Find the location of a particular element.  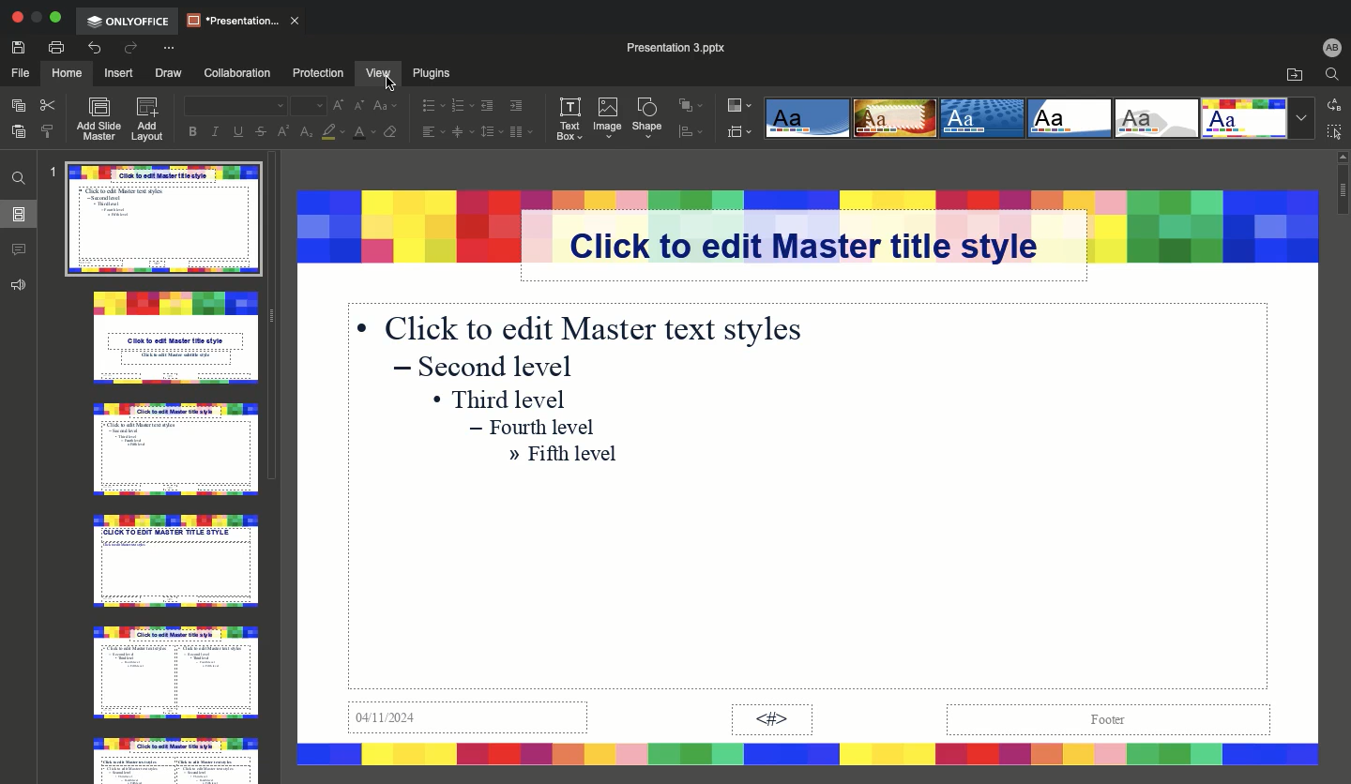

Undo is located at coordinates (96, 48).